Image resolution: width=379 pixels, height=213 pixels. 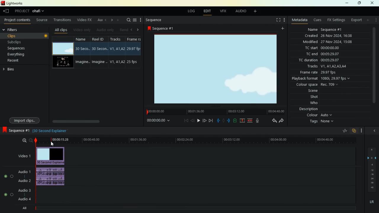 What do you see at coordinates (161, 28) in the screenshot?
I see `sequence` at bounding box center [161, 28].